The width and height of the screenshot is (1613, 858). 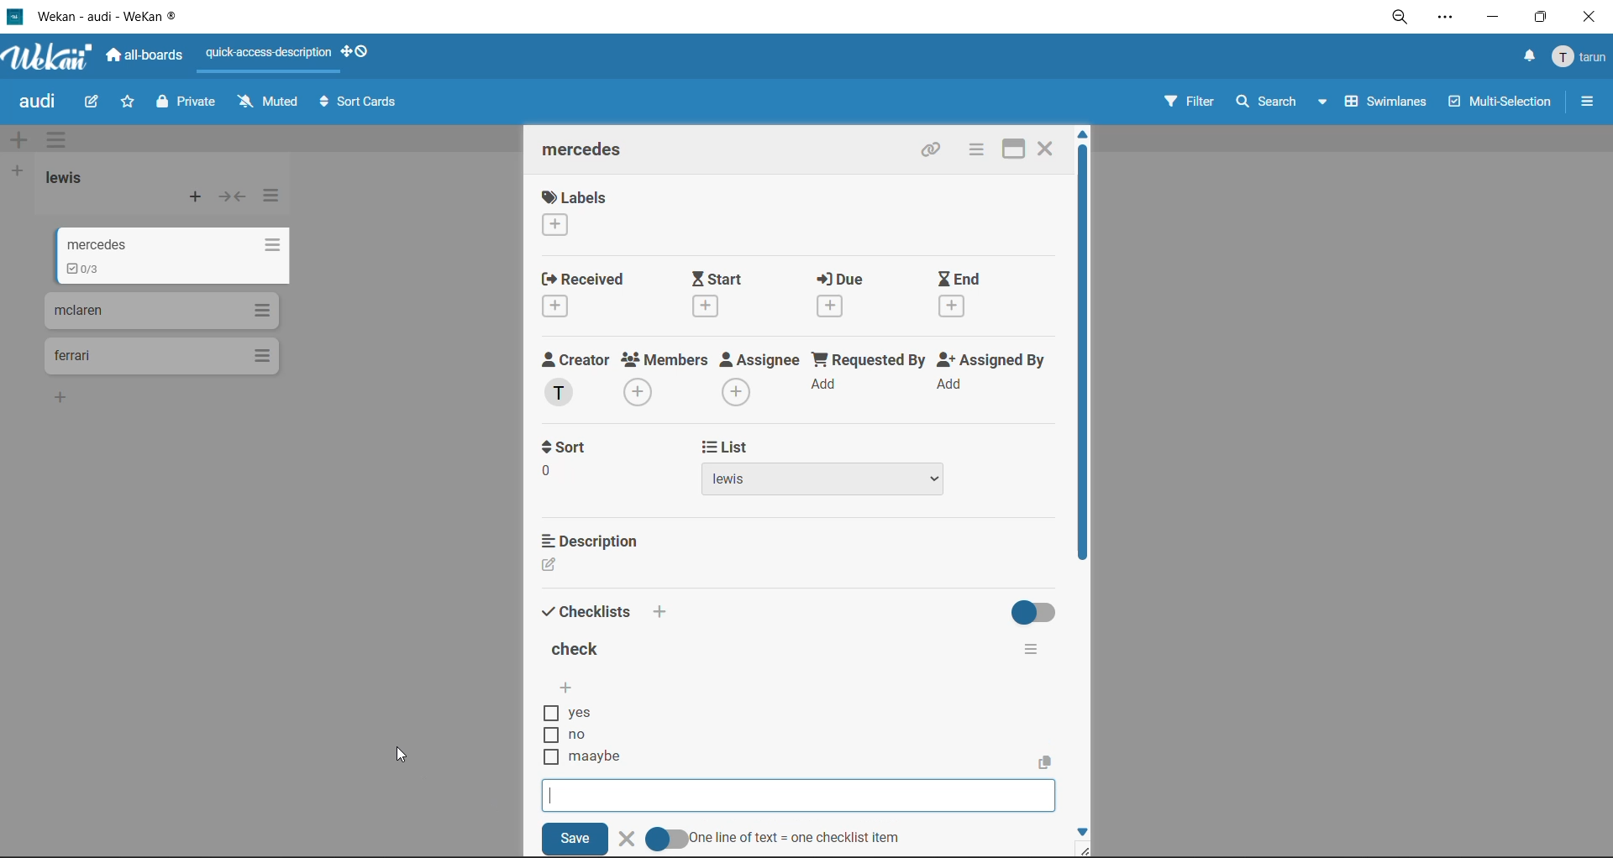 What do you see at coordinates (145, 56) in the screenshot?
I see `all boards` at bounding box center [145, 56].